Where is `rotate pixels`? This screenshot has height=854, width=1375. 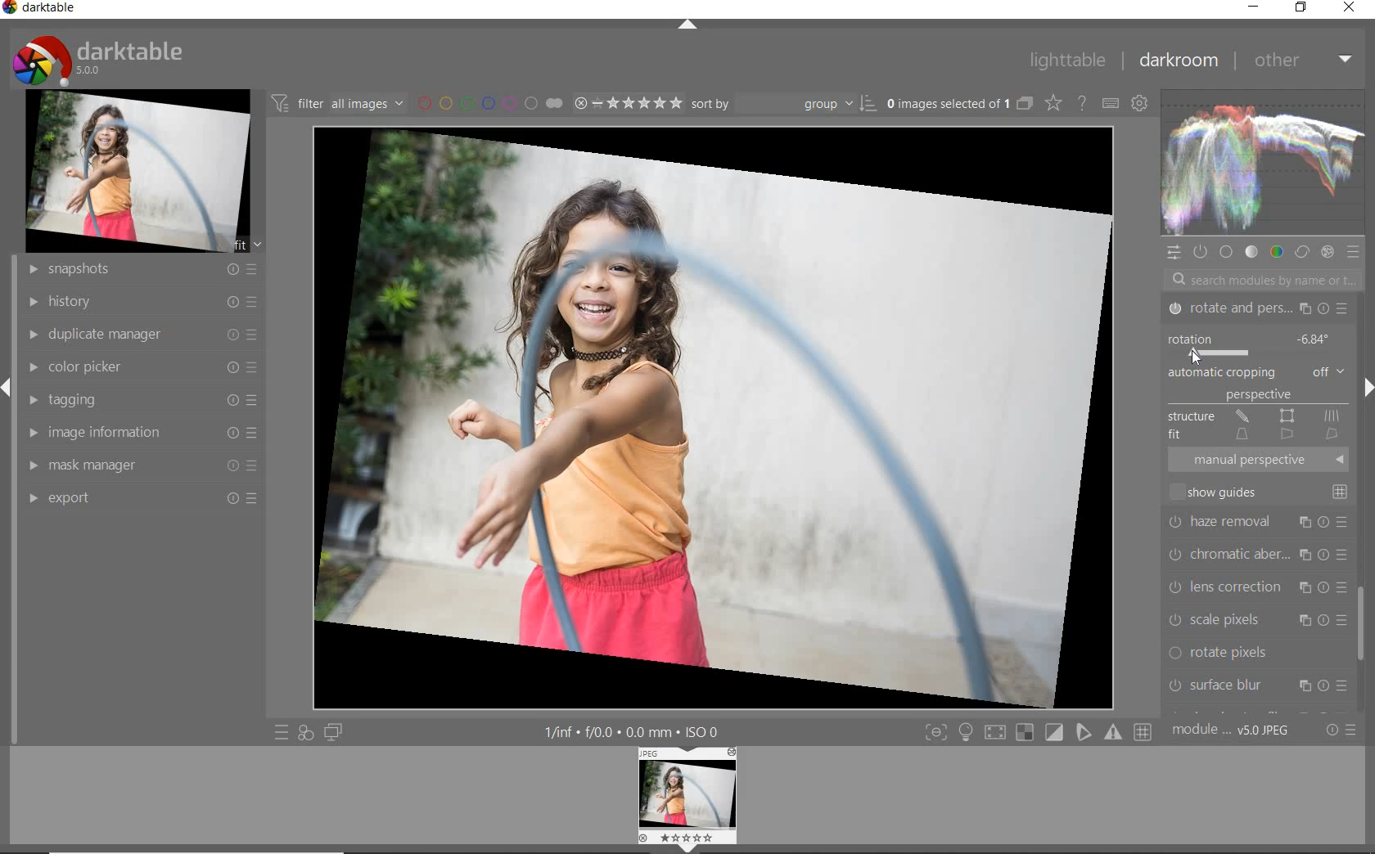
rotate pixels is located at coordinates (1256, 654).